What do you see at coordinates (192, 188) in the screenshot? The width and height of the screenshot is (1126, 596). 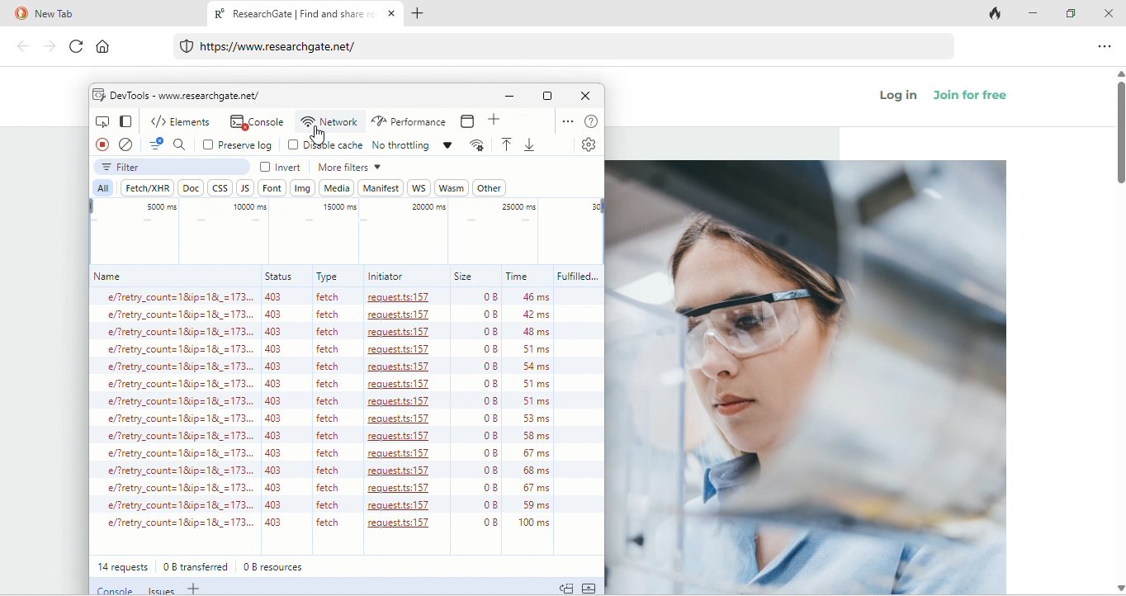 I see `doc` at bounding box center [192, 188].